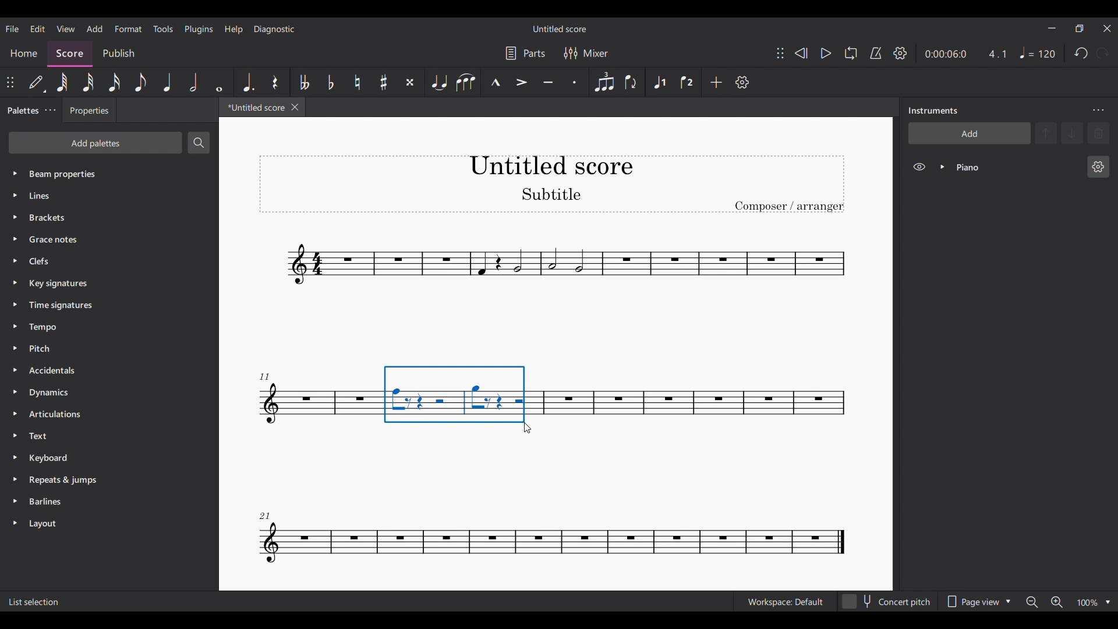 This screenshot has height=629, width=1118. Describe the element at coordinates (529, 427) in the screenshot. I see `Cursor position unchanged` at that location.